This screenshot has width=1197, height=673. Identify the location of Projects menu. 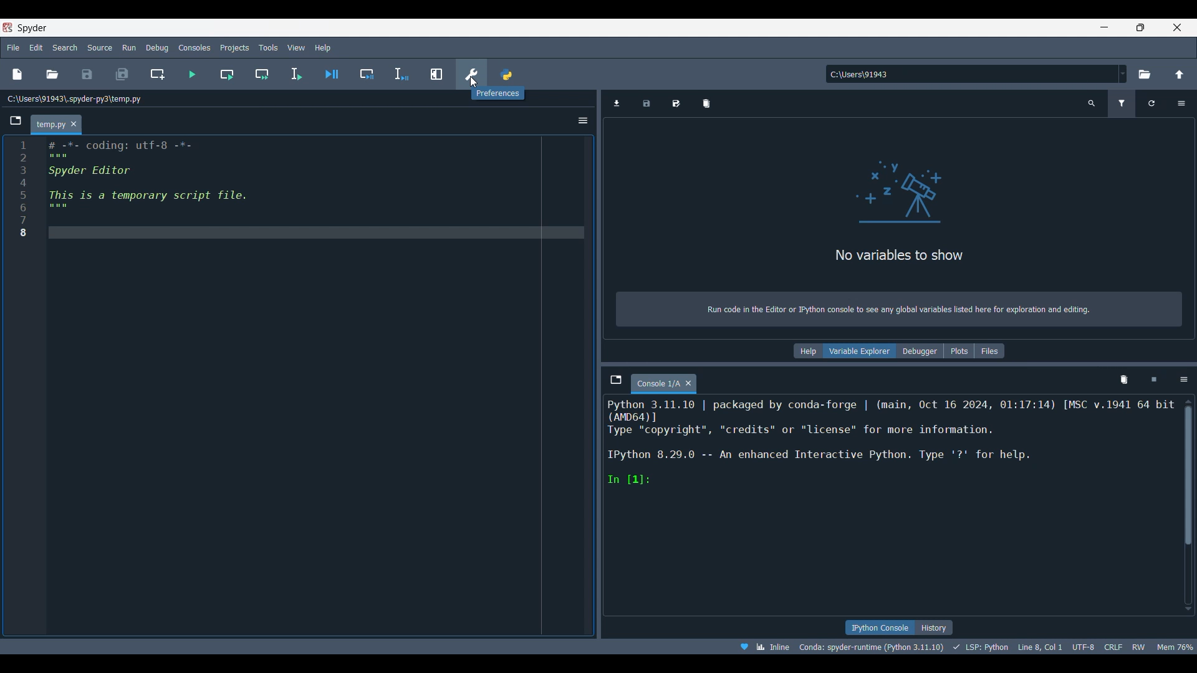
(235, 47).